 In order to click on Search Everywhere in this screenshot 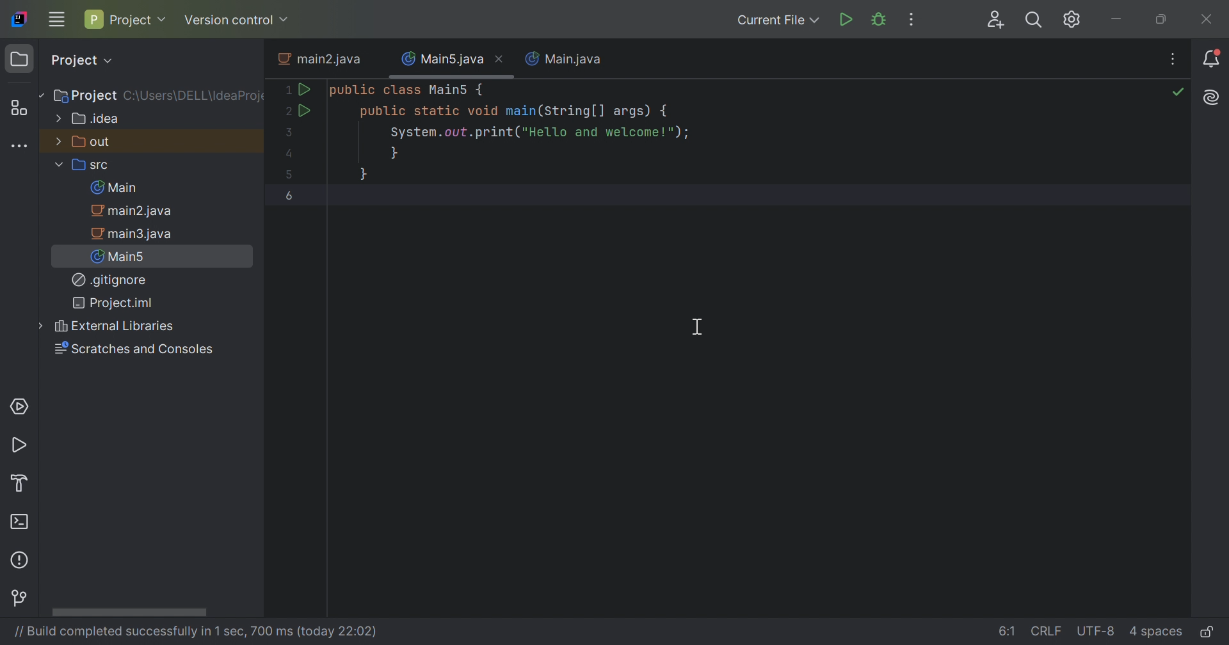, I will do `click(1033, 20)`.